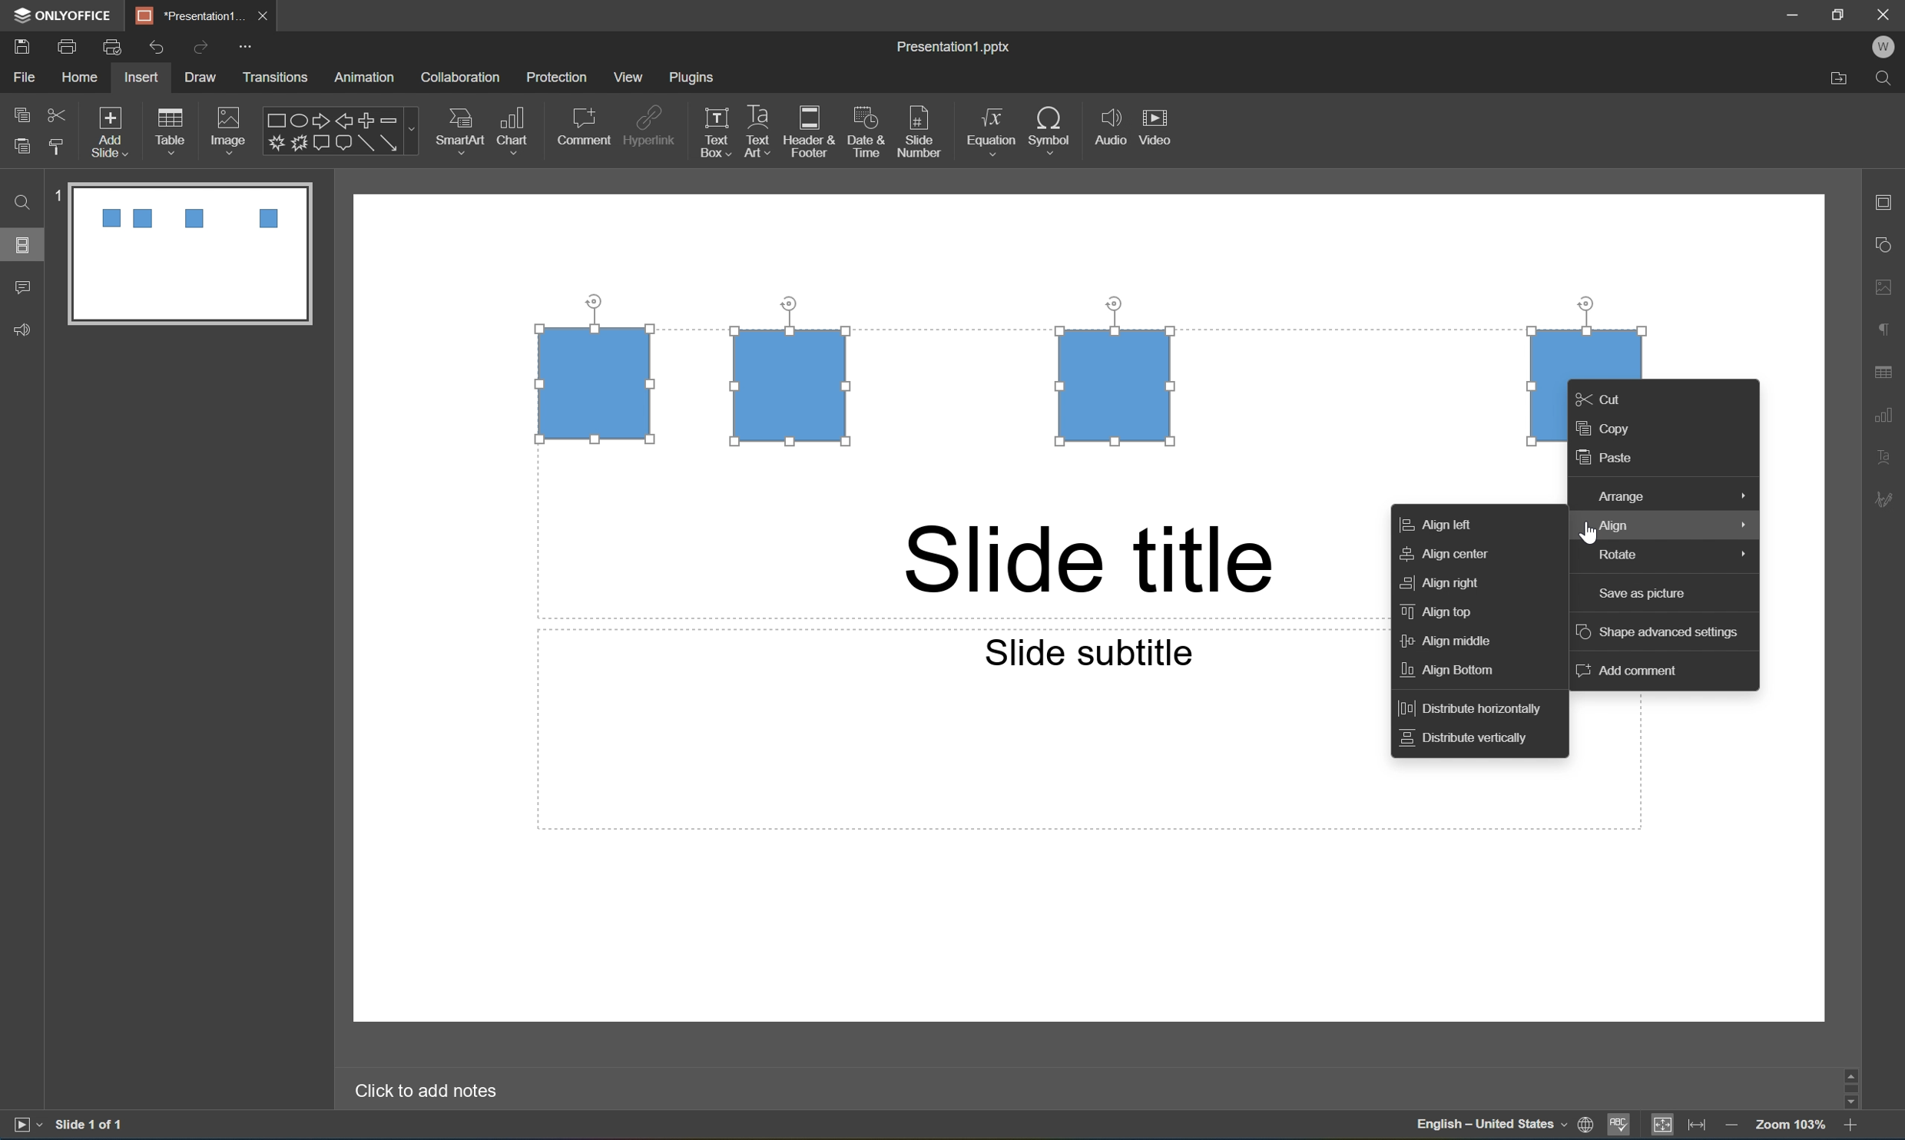 The image size is (1905, 1140). What do you see at coordinates (1849, 1128) in the screenshot?
I see `zoom in` at bounding box center [1849, 1128].